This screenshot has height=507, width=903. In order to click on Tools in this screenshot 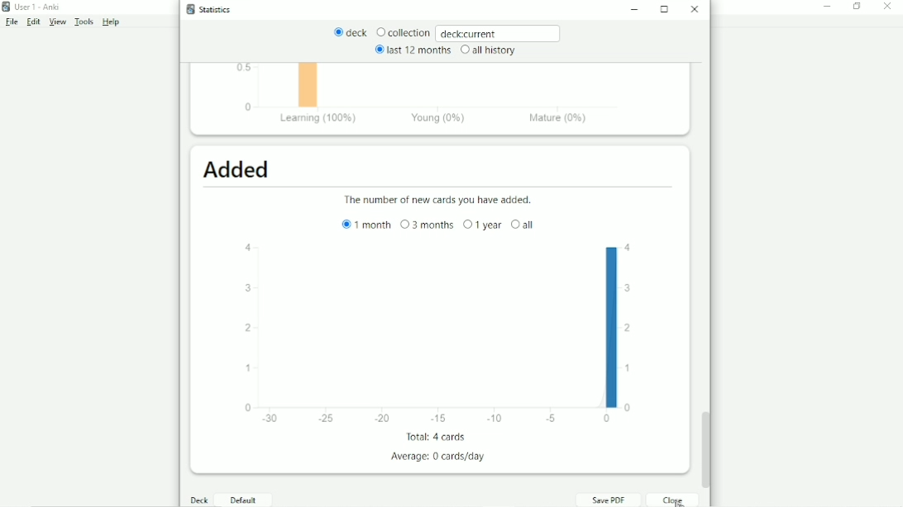, I will do `click(85, 22)`.